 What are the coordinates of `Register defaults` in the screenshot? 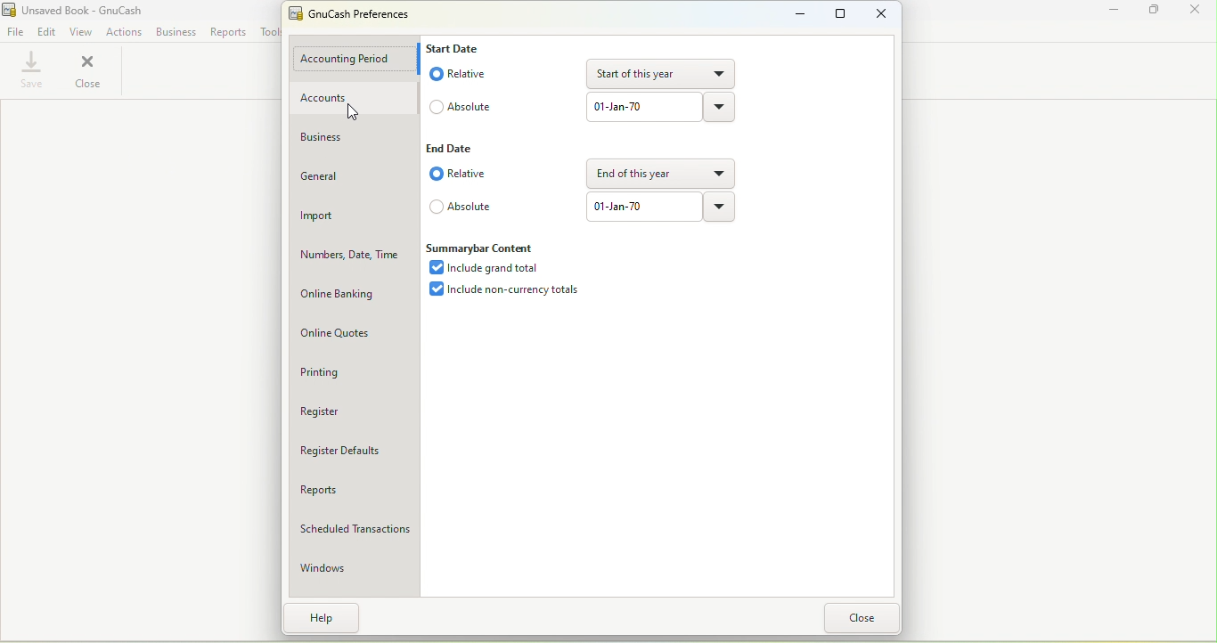 It's located at (353, 449).